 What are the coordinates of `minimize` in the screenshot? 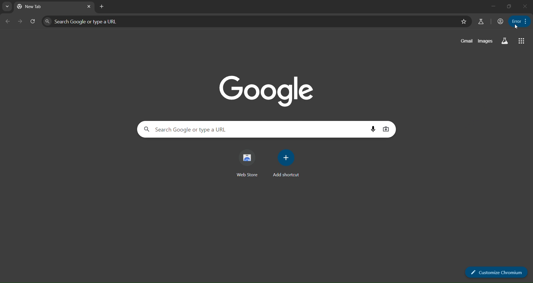 It's located at (493, 6).